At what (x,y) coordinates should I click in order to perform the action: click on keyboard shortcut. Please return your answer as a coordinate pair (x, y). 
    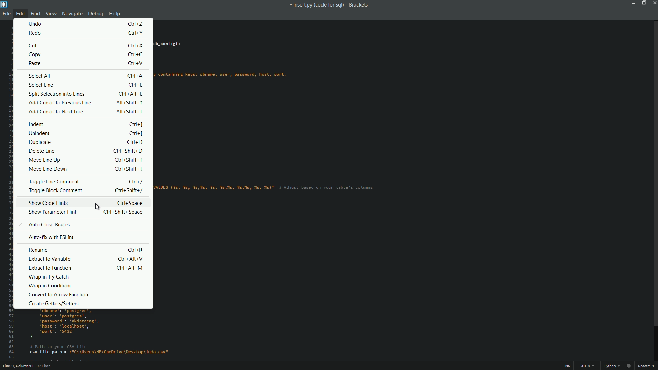
    Looking at the image, I should click on (135, 46).